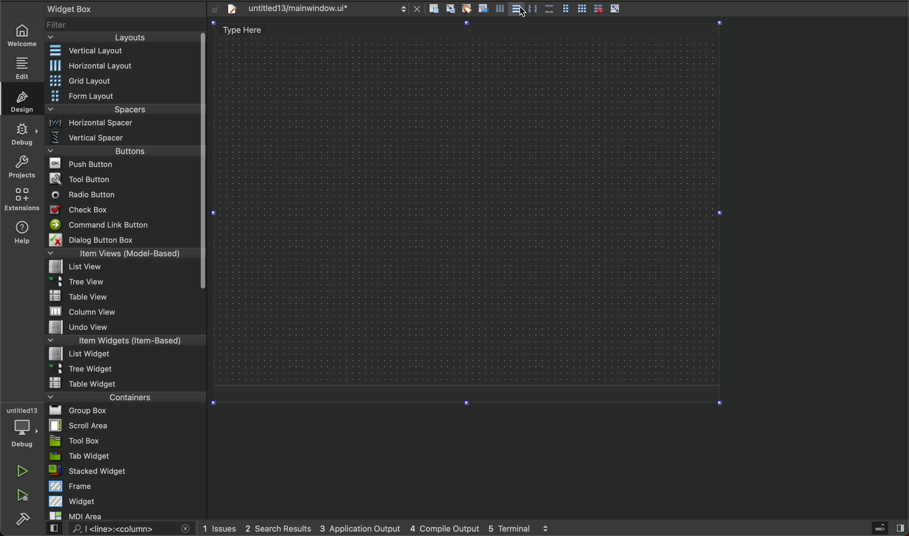  Describe the element at coordinates (124, 66) in the screenshot. I see `Horizontal layout` at that location.